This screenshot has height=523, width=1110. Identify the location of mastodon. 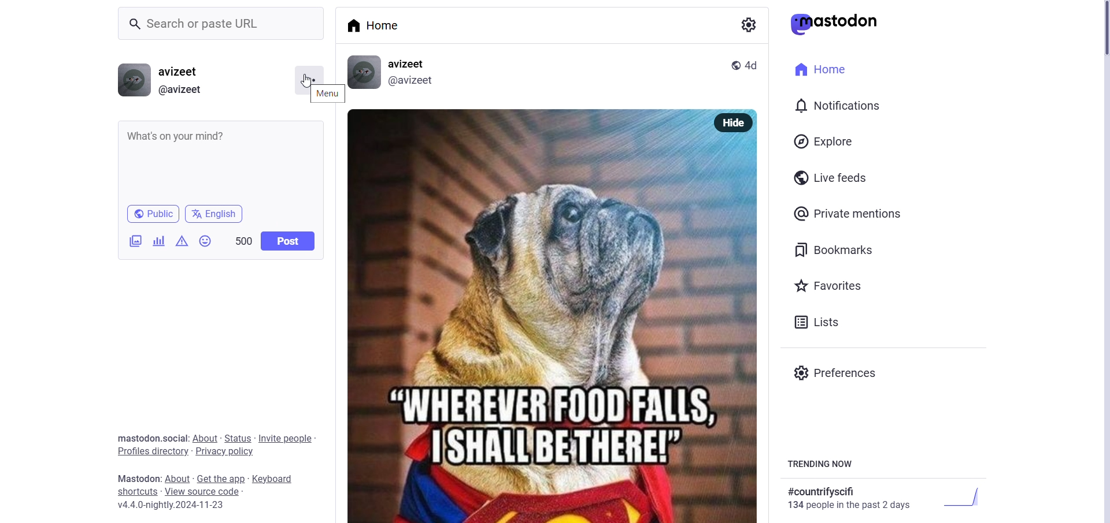
(134, 438).